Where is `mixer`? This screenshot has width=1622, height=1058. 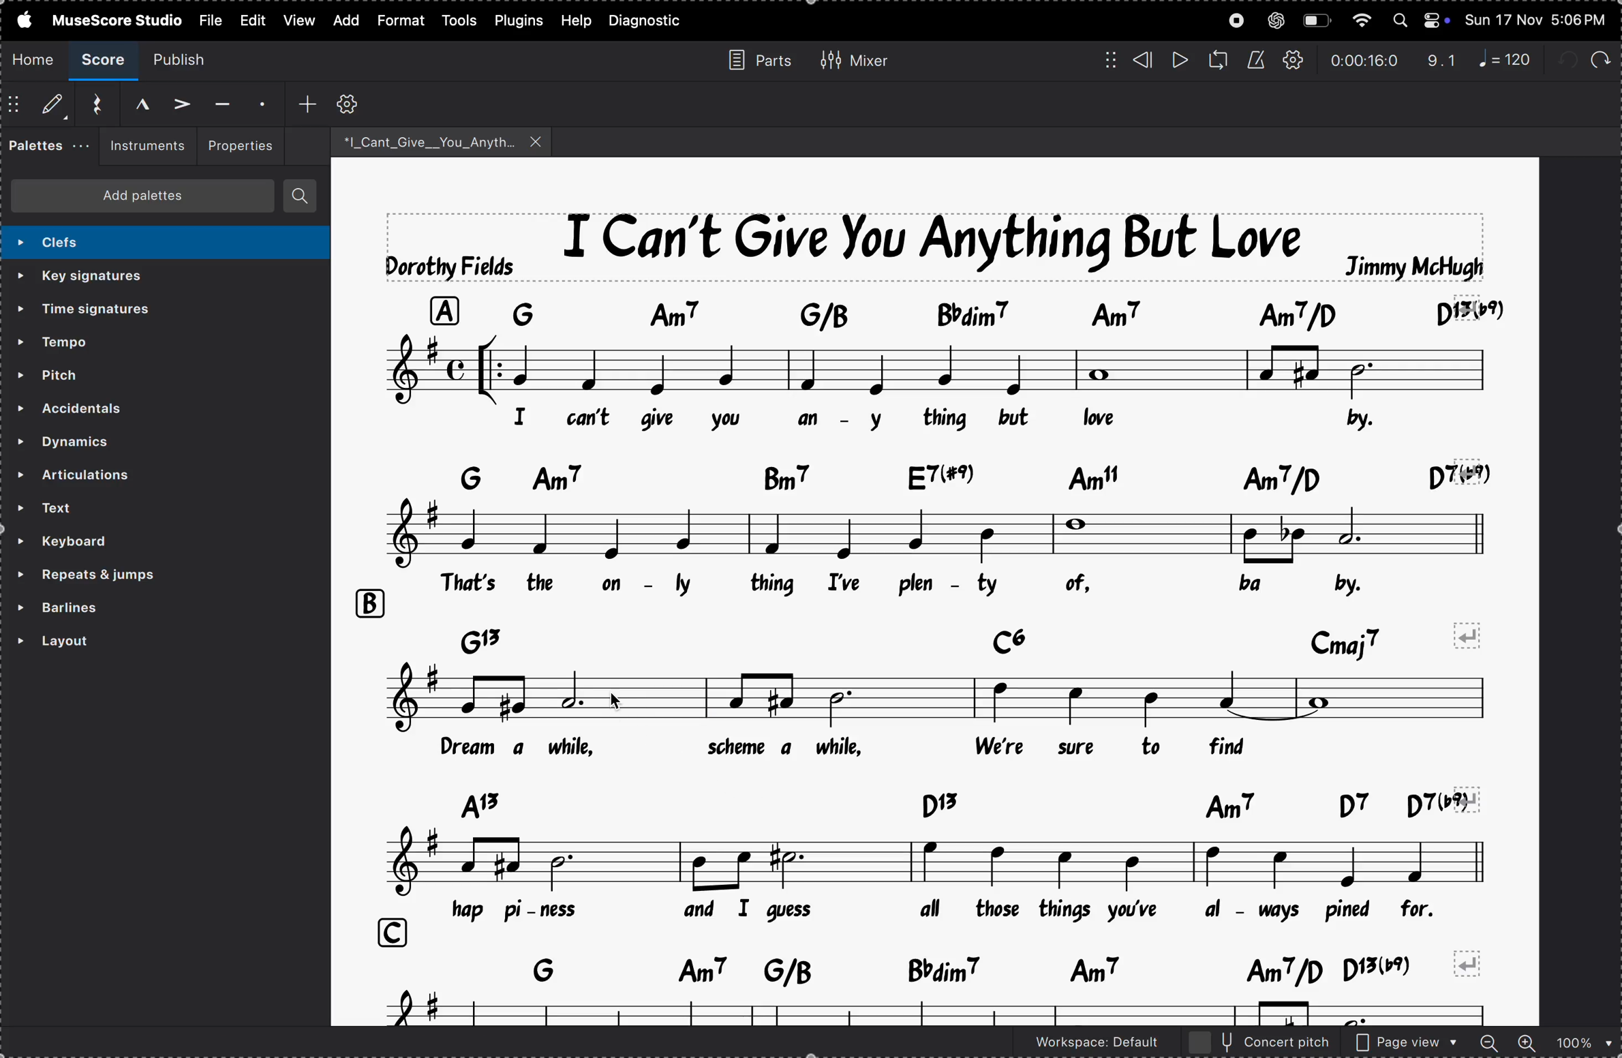 mixer is located at coordinates (854, 58).